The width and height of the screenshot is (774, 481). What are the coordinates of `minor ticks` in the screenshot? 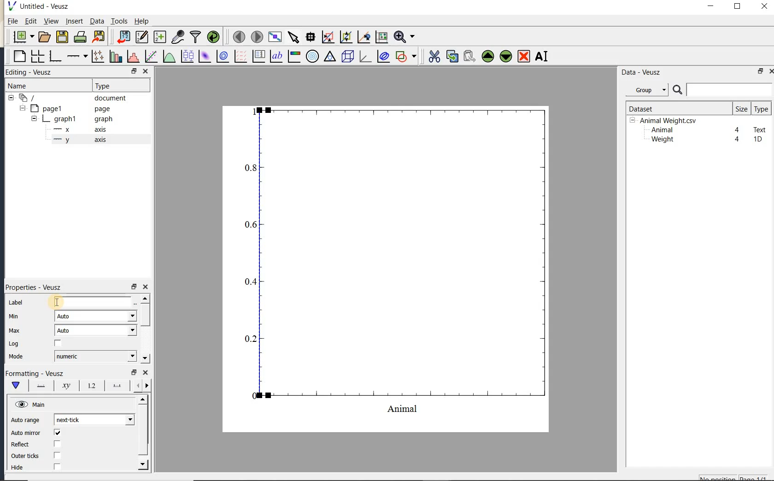 It's located at (141, 386).